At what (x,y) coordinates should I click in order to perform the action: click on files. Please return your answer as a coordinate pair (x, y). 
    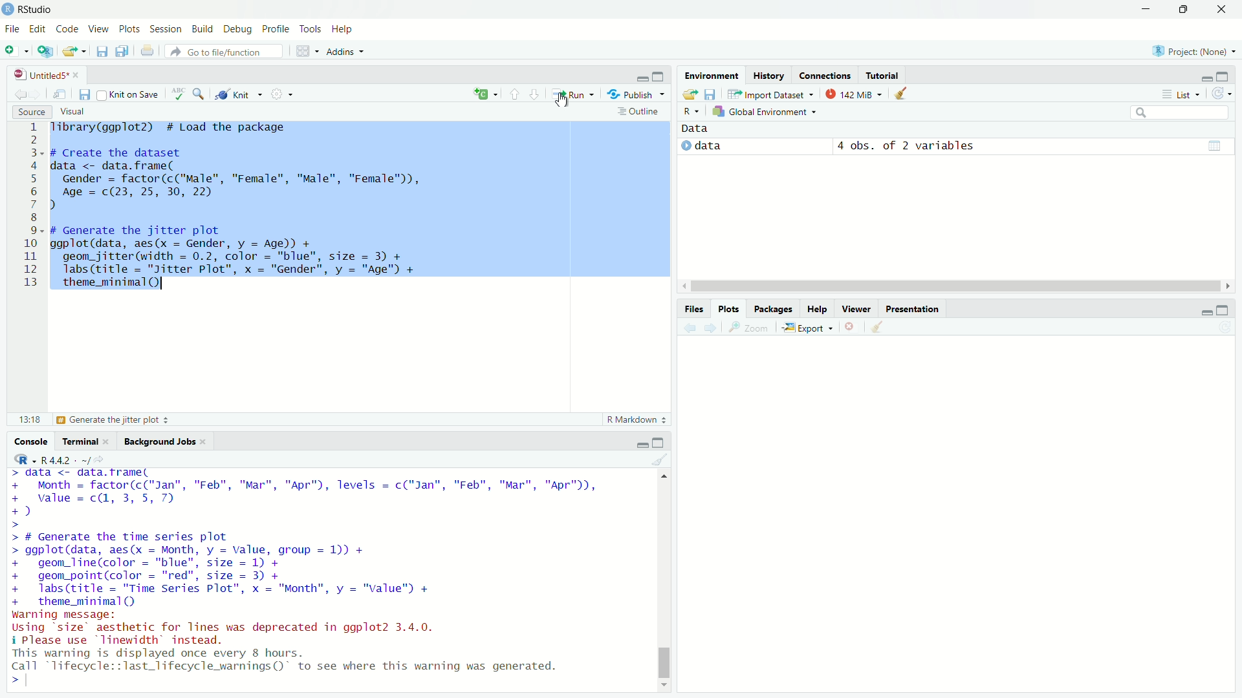
    Looking at the image, I should click on (694, 308).